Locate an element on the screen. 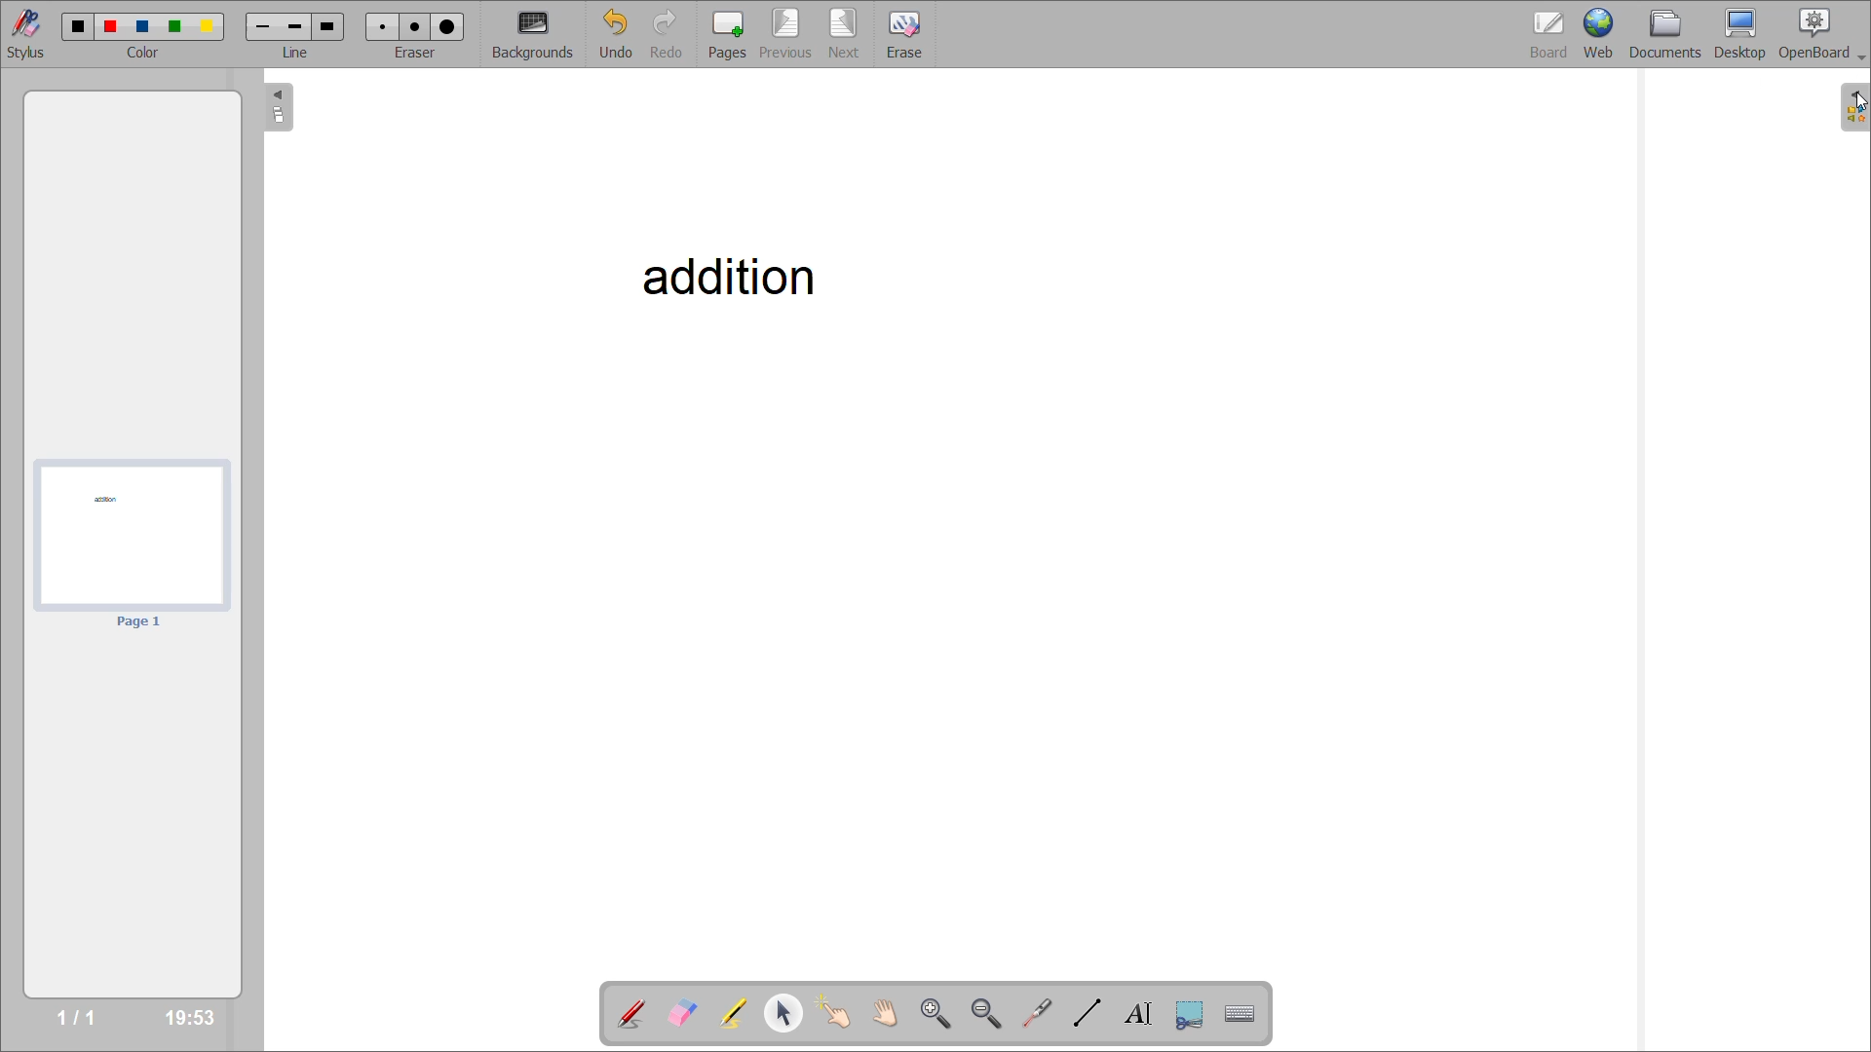 Image resolution: width=1871 pixels, height=1052 pixels. highlight is located at coordinates (740, 1015).